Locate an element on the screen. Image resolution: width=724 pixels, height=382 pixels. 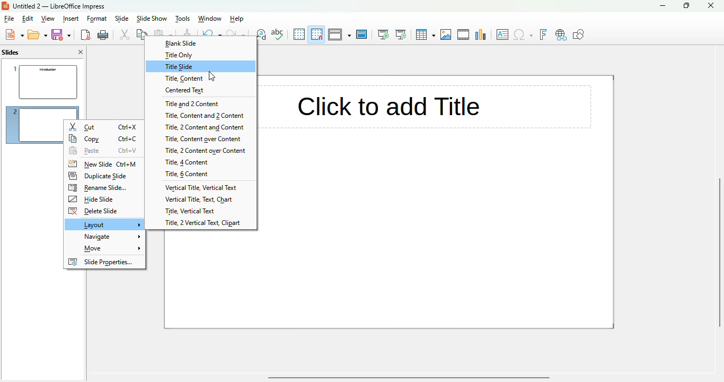
display grid is located at coordinates (299, 34).